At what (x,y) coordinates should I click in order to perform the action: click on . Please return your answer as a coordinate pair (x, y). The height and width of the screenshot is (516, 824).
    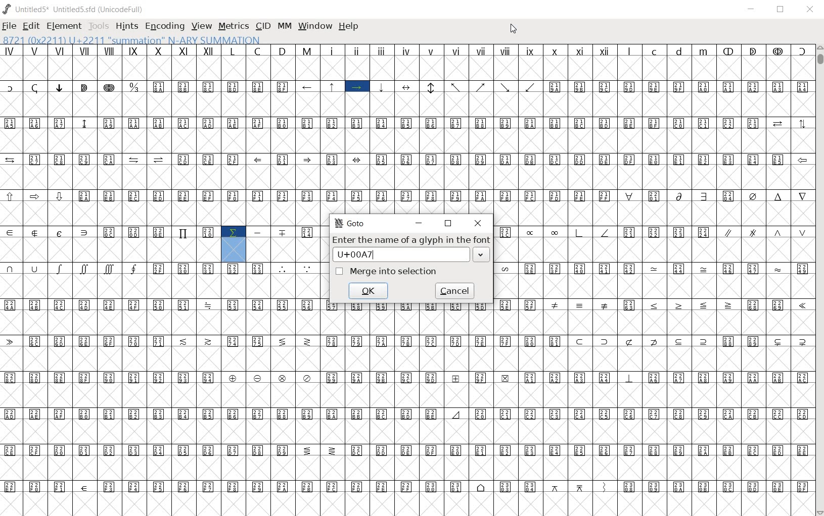
    Looking at the image, I should click on (112, 232).